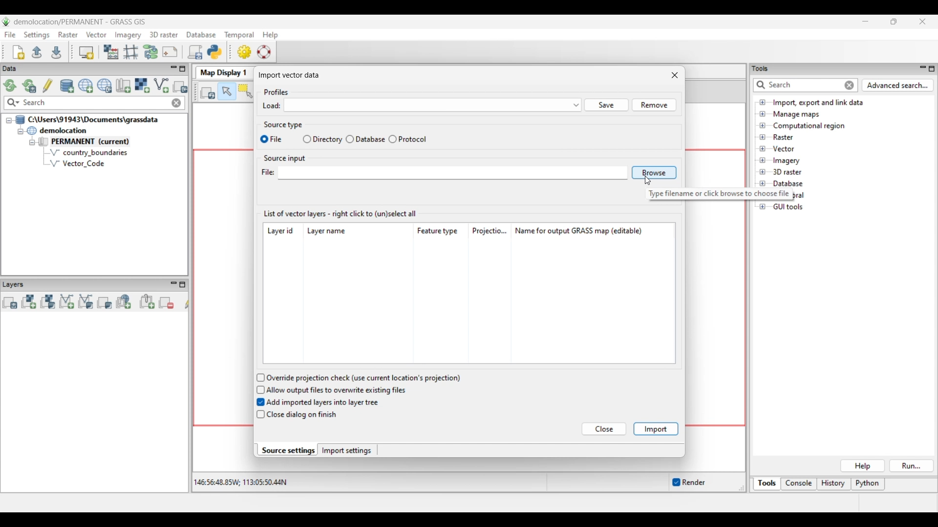 Image resolution: width=938 pixels, height=527 pixels. Describe the element at coordinates (763, 149) in the screenshot. I see `Click to open files under Vector` at that location.